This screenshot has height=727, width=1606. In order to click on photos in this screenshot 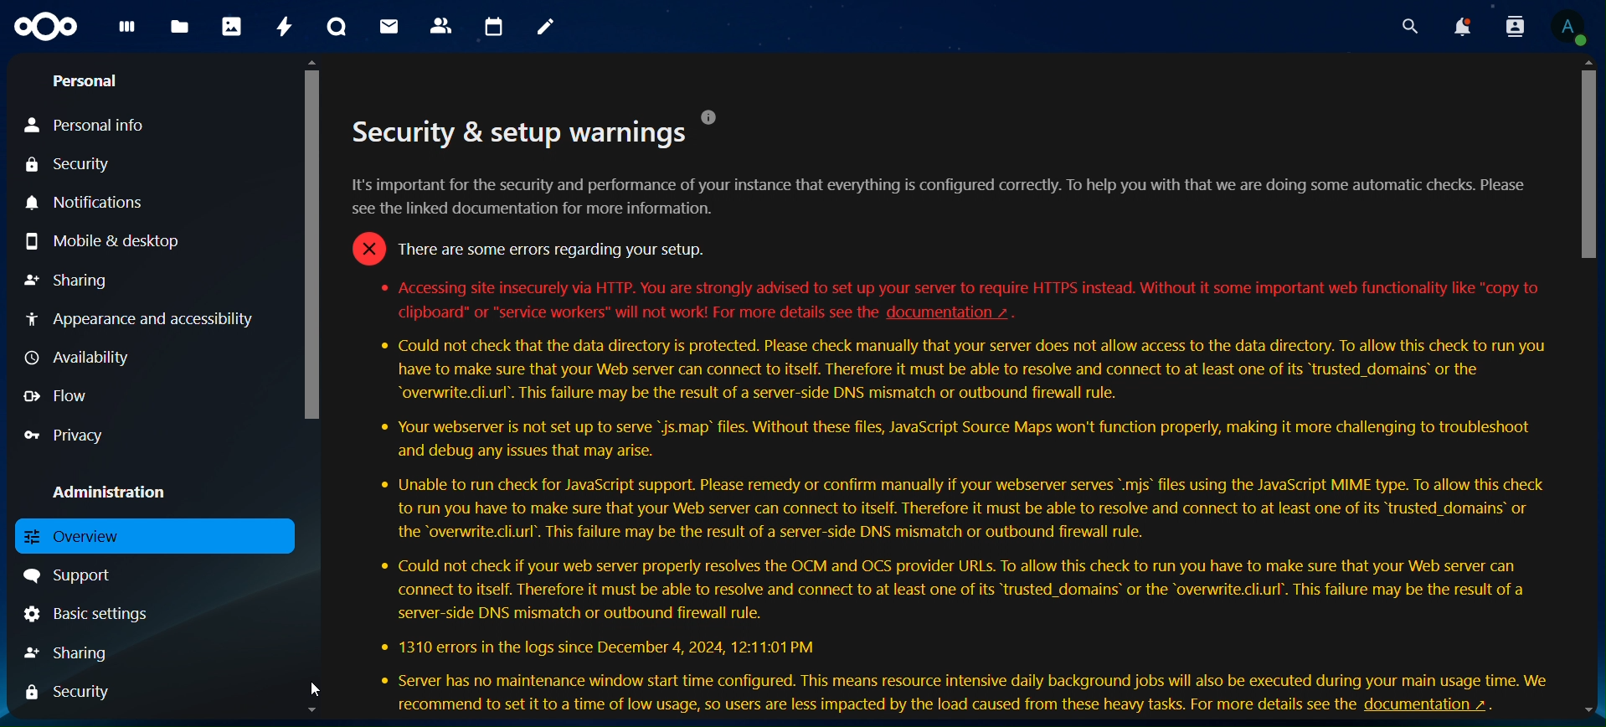, I will do `click(230, 28)`.